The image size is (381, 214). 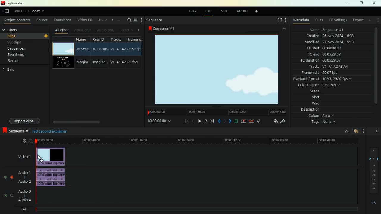 I want to click on back, so click(x=5, y=11).